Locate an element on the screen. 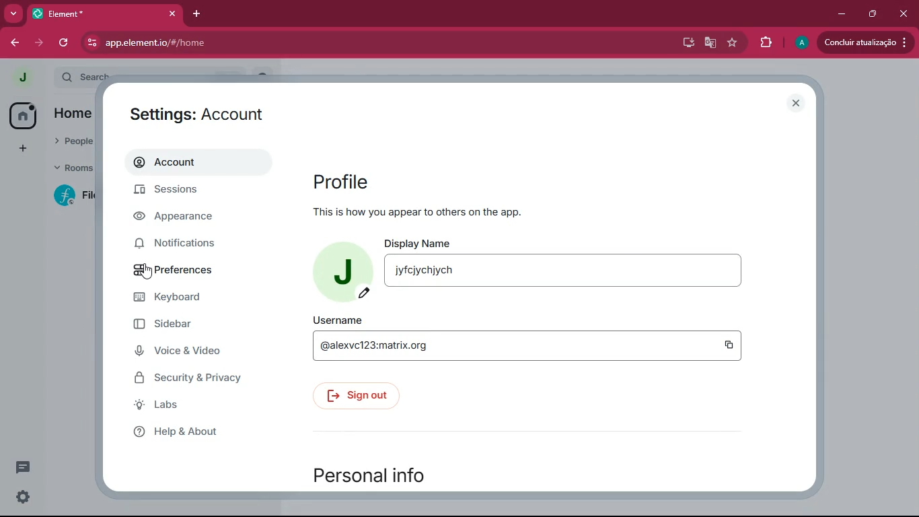 The height and width of the screenshot is (517, 919). forward is located at coordinates (39, 44).